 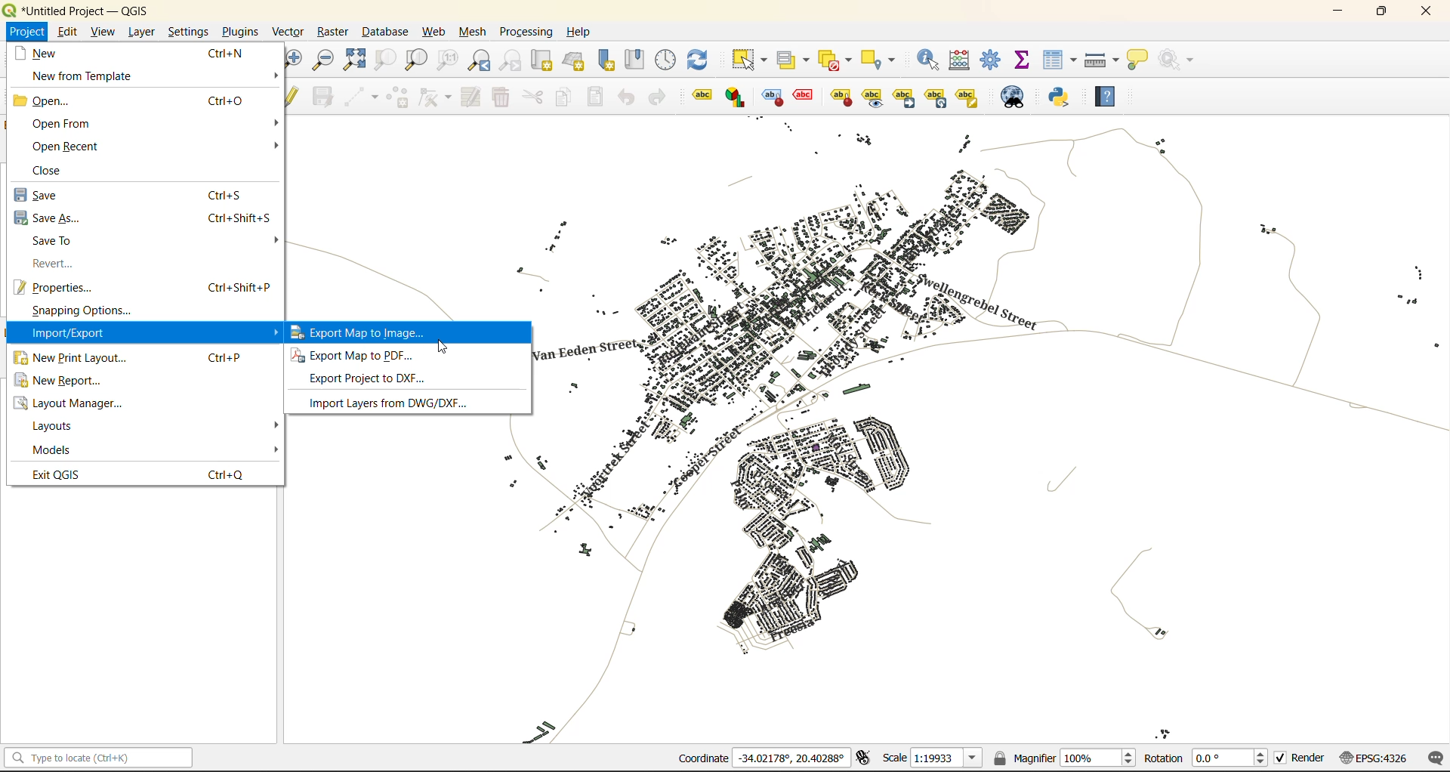 I want to click on toggle extents, so click(x=862, y=758).